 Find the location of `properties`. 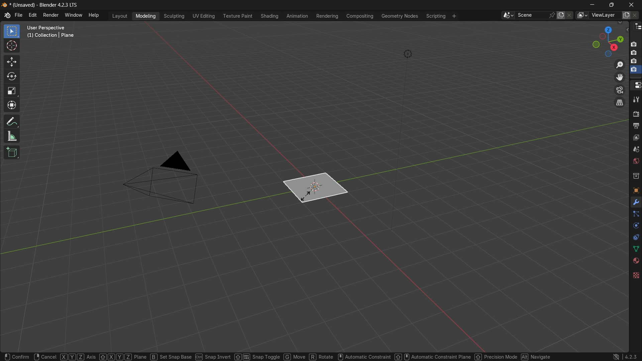

properties is located at coordinates (636, 84).